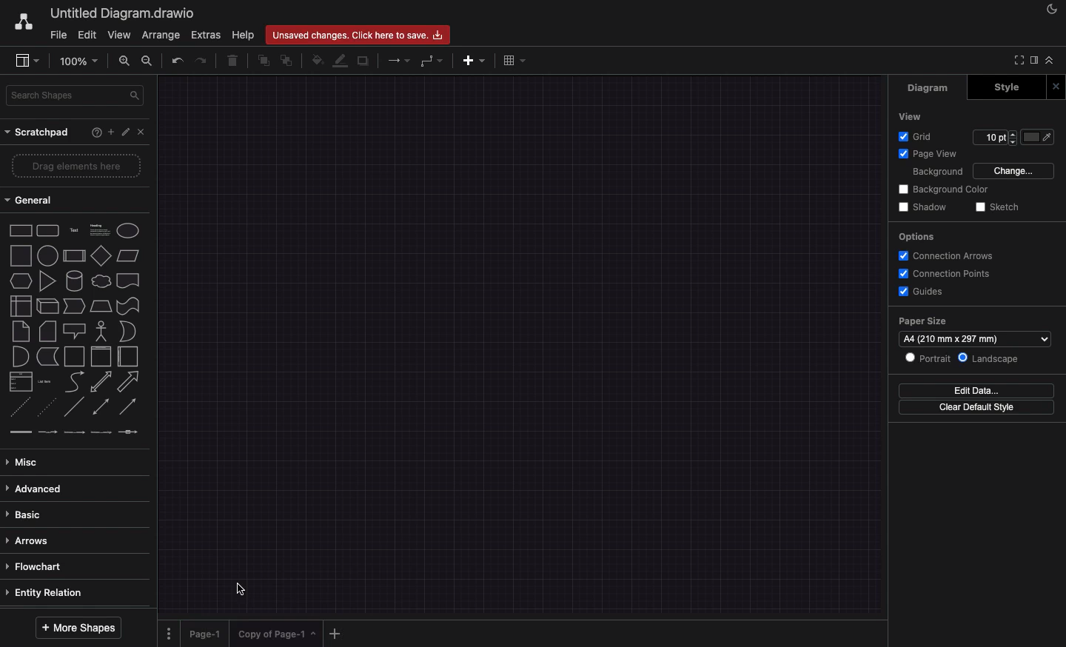 The image size is (1066, 647). What do you see at coordinates (101, 332) in the screenshot?
I see `actor` at bounding box center [101, 332].